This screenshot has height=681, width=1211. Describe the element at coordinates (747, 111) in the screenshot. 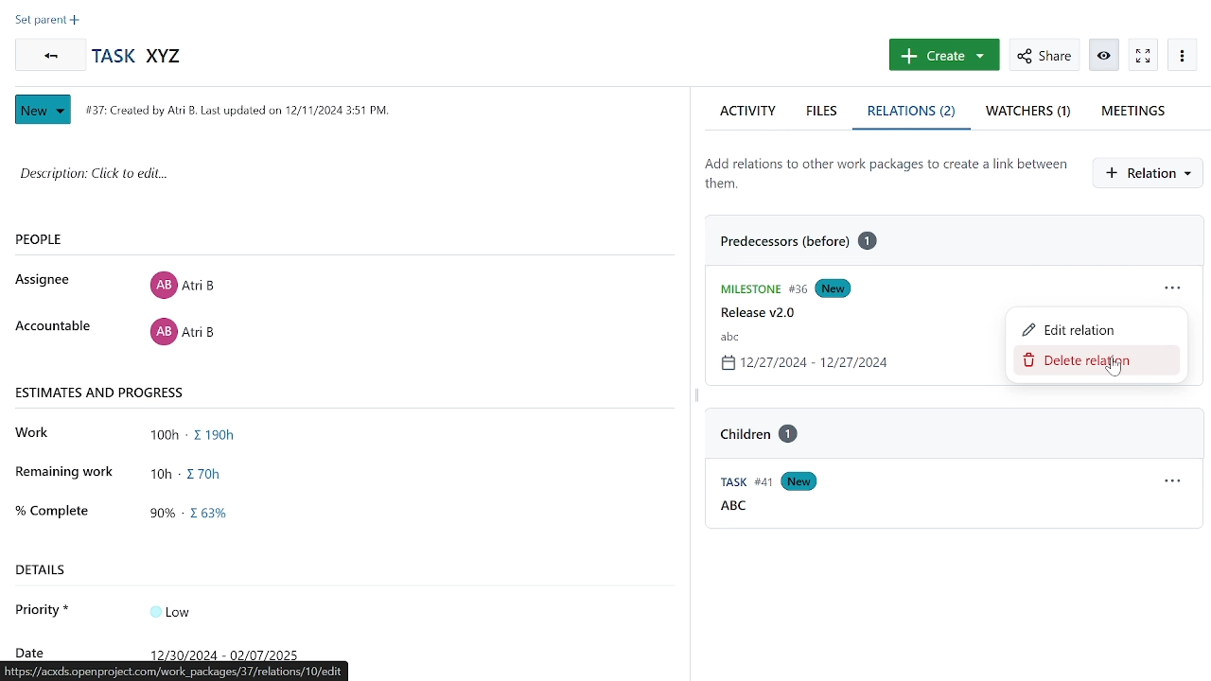

I see `activity` at that location.